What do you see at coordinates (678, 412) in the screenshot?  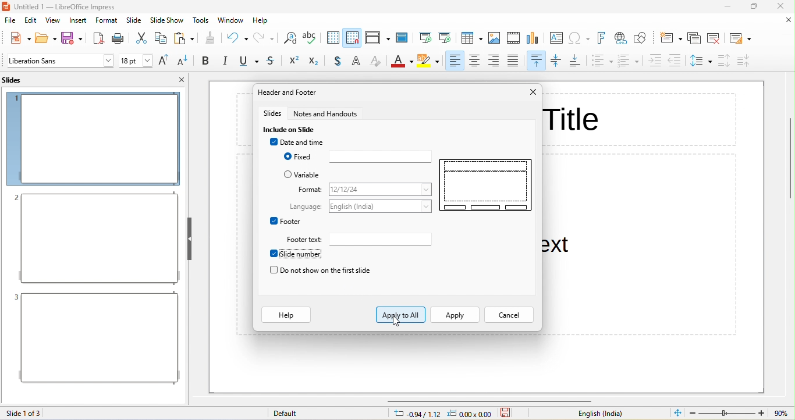 I see `fit slide to current window` at bounding box center [678, 412].